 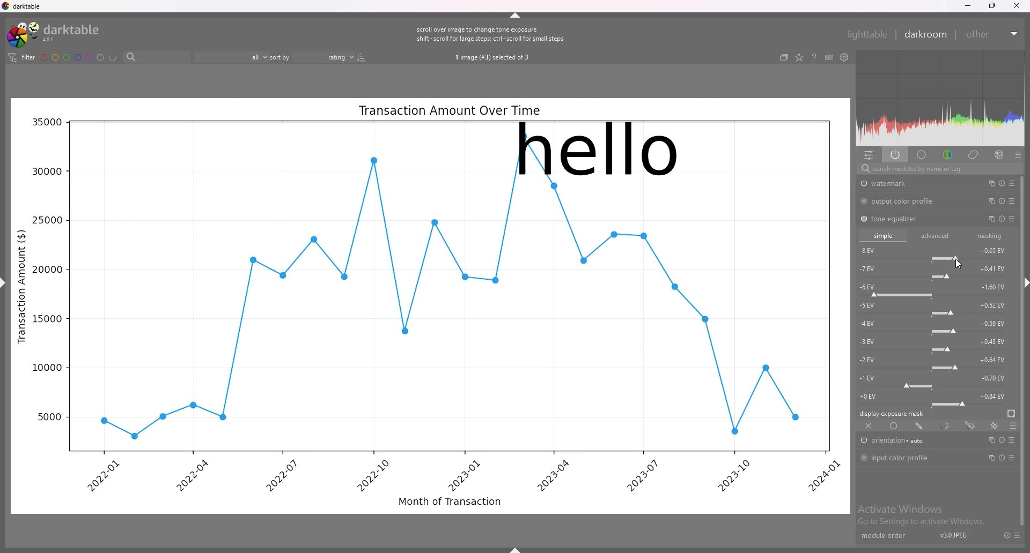 I want to click on -5 EV force, so click(x=935, y=308).